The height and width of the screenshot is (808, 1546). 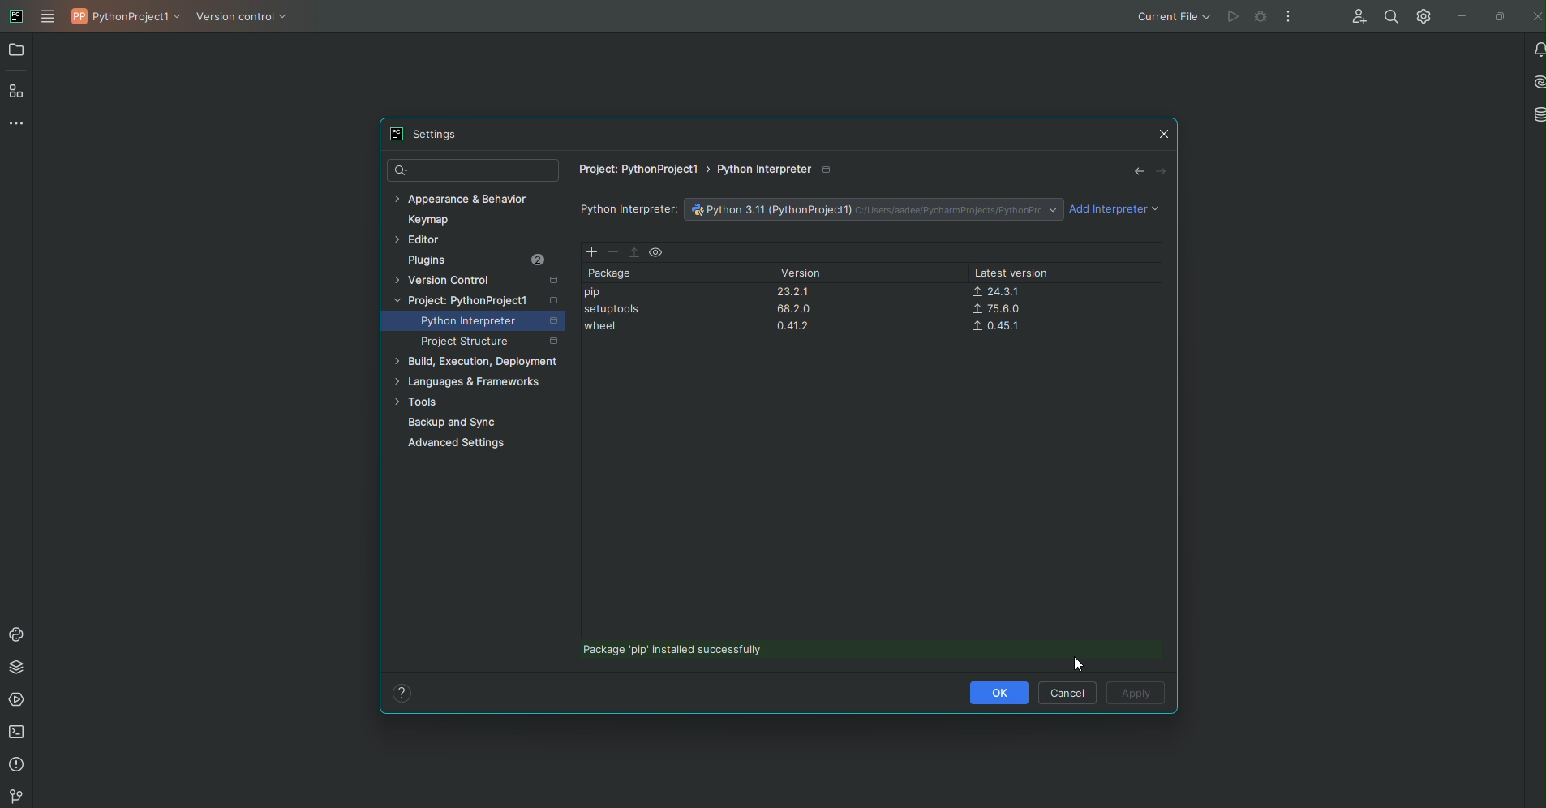 What do you see at coordinates (418, 402) in the screenshot?
I see `Tools` at bounding box center [418, 402].